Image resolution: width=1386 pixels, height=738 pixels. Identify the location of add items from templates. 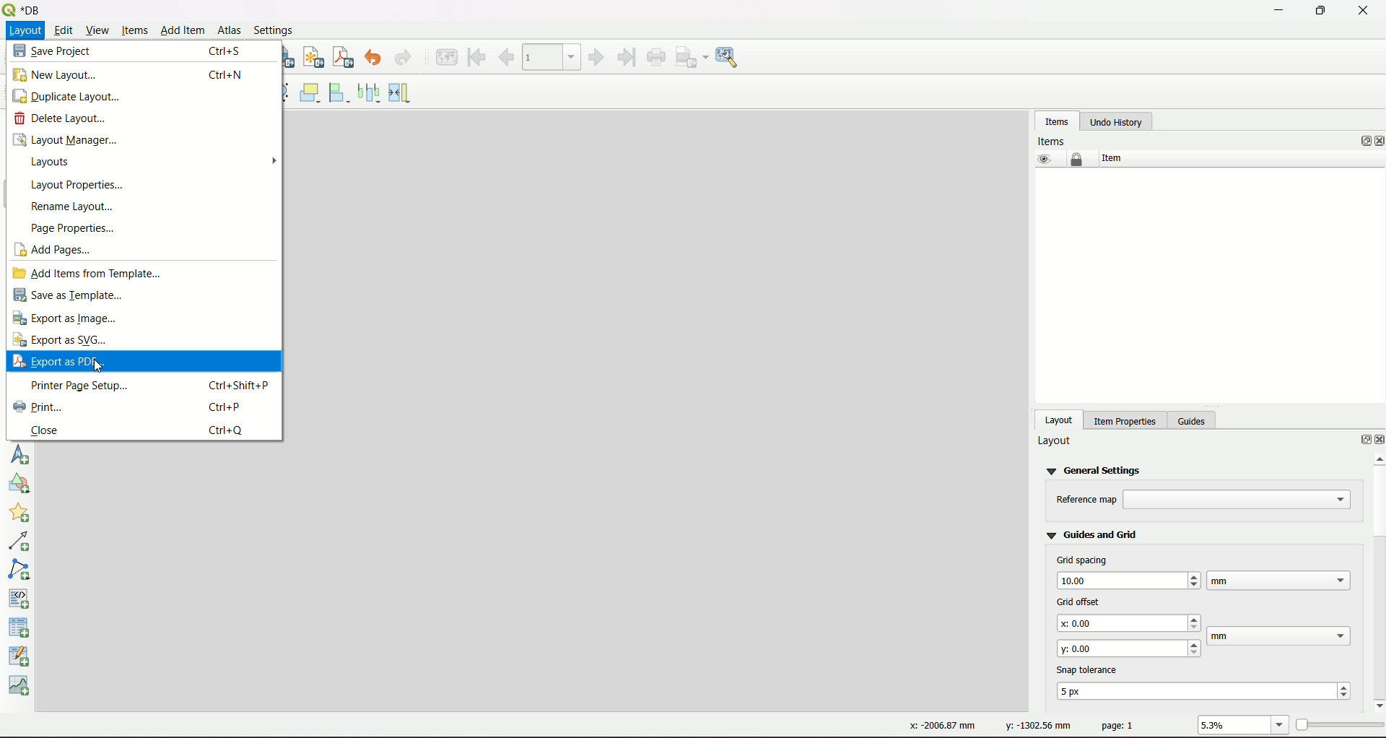
(87, 274).